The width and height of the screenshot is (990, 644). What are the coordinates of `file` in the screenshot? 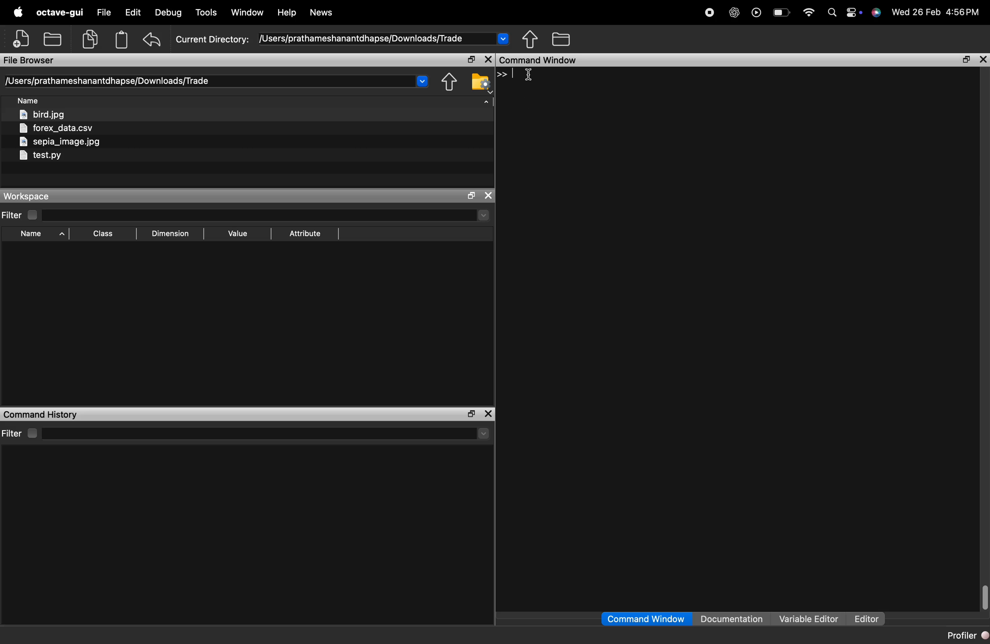 It's located at (104, 12).